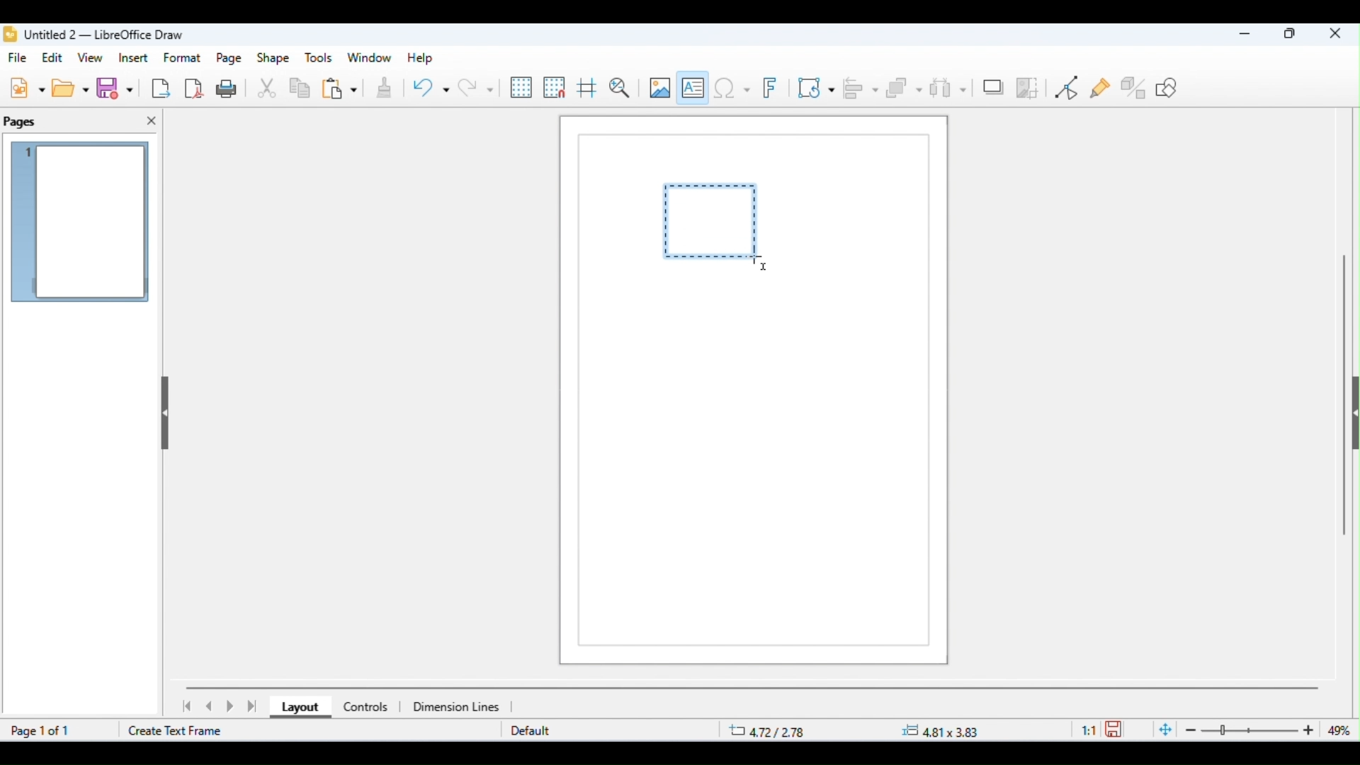 The image size is (1360, 765). I want to click on how draw functions, so click(1168, 87).